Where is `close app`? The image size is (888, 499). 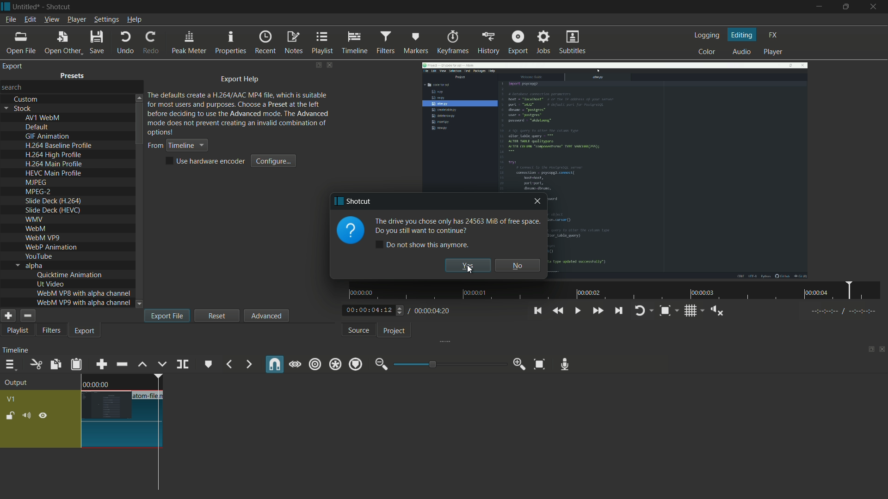 close app is located at coordinates (876, 7).